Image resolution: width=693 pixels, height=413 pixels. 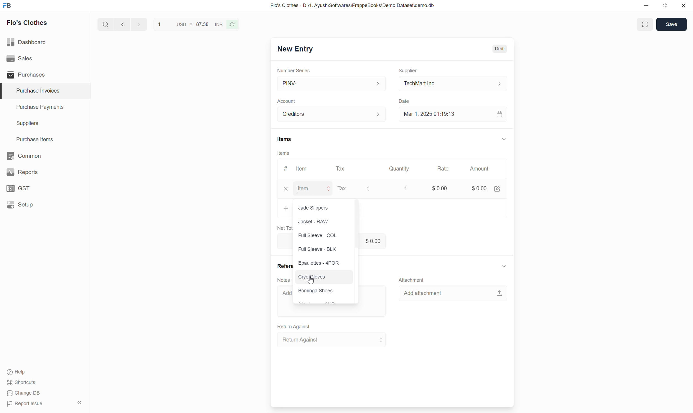 I want to click on Purchases, so click(x=25, y=75).